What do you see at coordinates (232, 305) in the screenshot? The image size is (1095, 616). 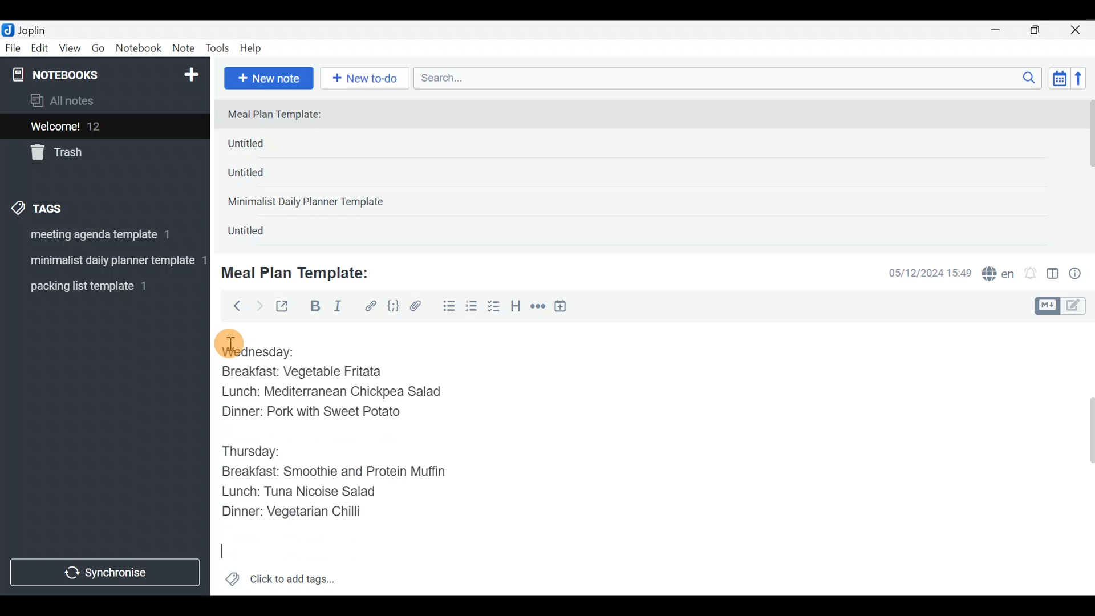 I see `Back` at bounding box center [232, 305].